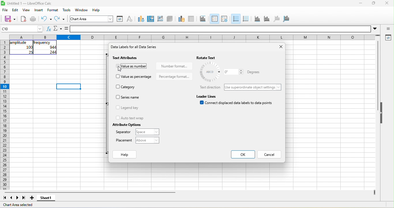 Image resolution: width=394 pixels, height=208 pixels. What do you see at coordinates (151, 18) in the screenshot?
I see `chart area` at bounding box center [151, 18].